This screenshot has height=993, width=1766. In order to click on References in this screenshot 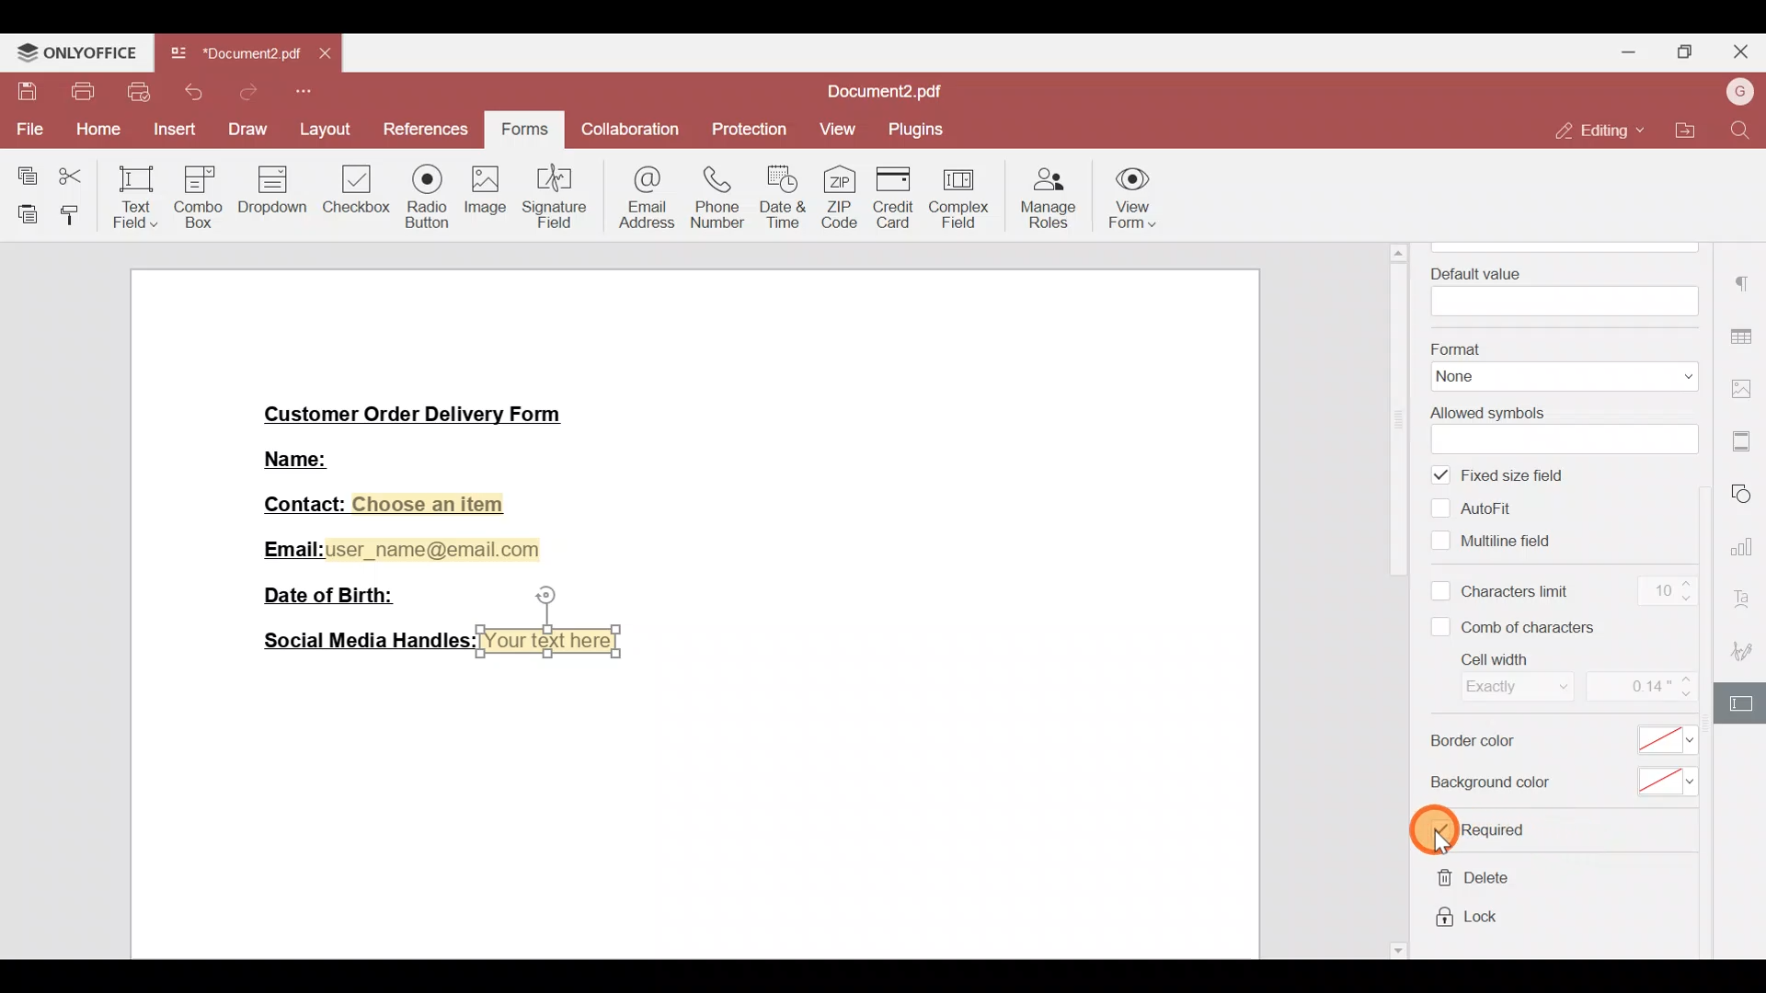, I will do `click(423, 127)`.